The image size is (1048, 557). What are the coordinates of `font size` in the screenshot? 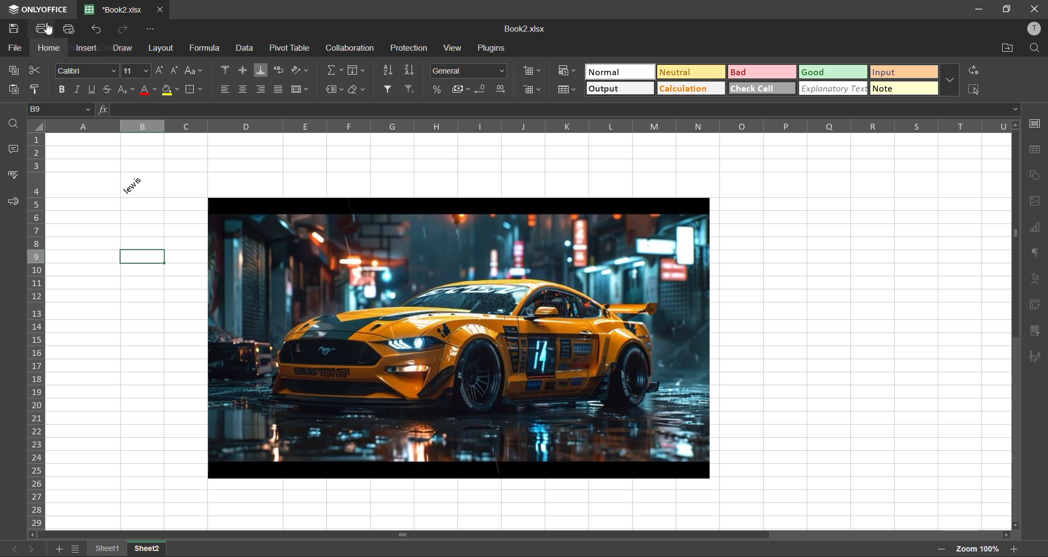 It's located at (138, 71).